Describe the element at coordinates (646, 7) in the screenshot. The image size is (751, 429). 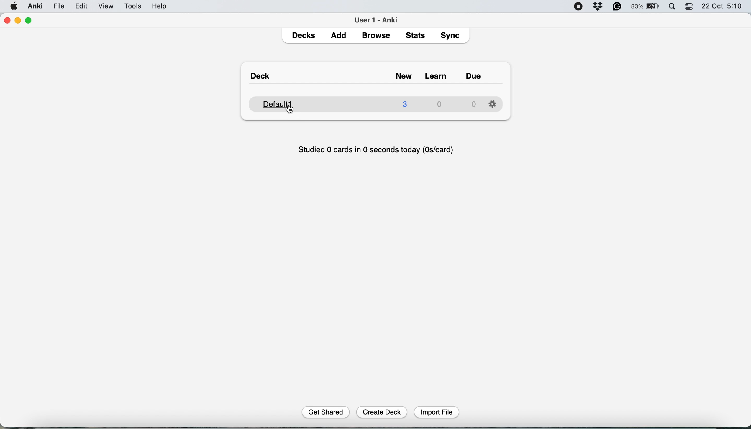
I see `battery` at that location.